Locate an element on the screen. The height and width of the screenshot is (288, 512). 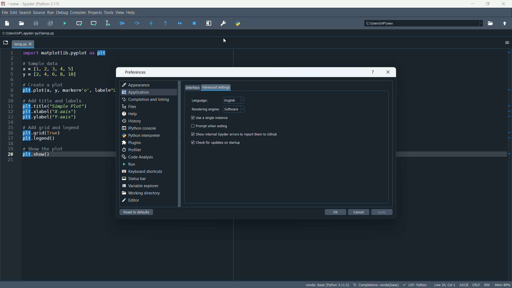
open file is located at coordinates (22, 24).